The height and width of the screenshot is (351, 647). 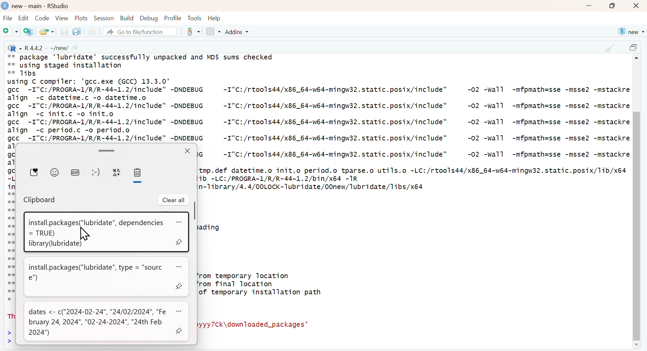 I want to click on pin, so click(x=180, y=242).